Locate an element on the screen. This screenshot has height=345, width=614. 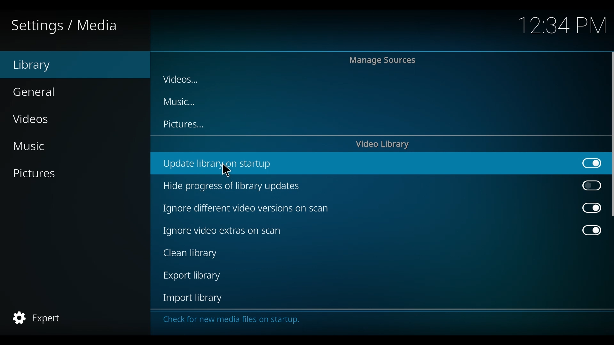
Update library on startup is located at coordinates (184, 163).